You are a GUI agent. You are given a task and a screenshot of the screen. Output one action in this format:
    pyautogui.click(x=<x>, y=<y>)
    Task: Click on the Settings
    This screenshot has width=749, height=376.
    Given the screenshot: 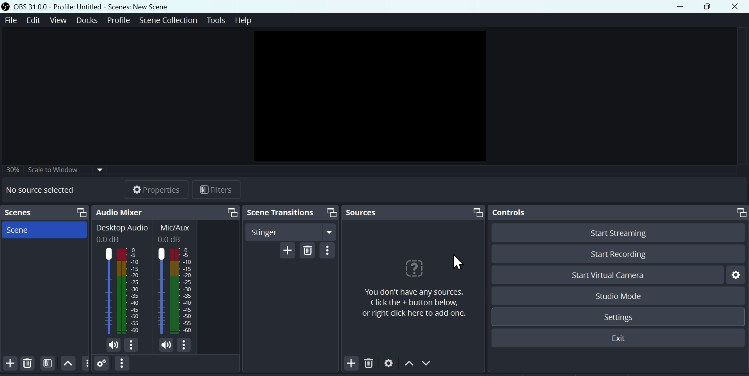 What is the action you would take?
    pyautogui.click(x=734, y=275)
    